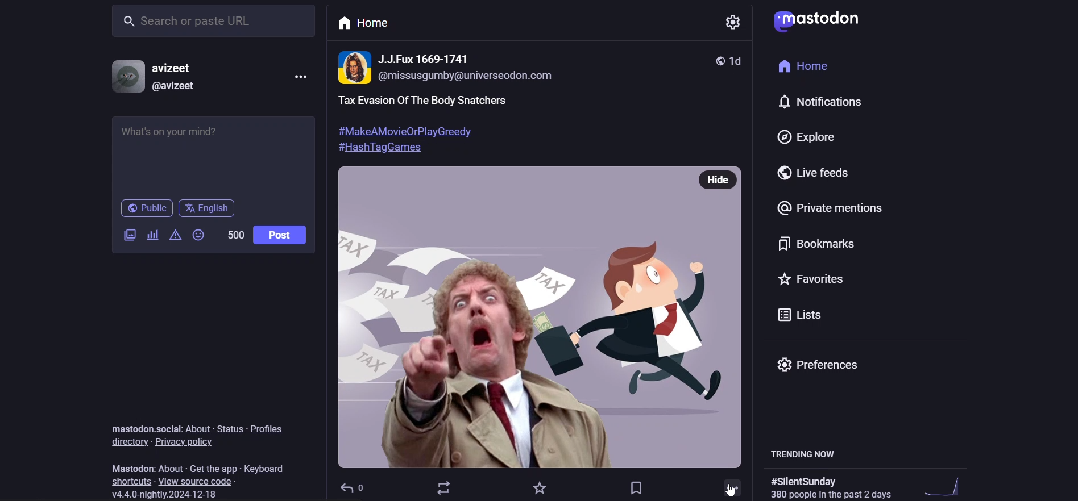  Describe the element at coordinates (353, 485) in the screenshot. I see `reply` at that location.